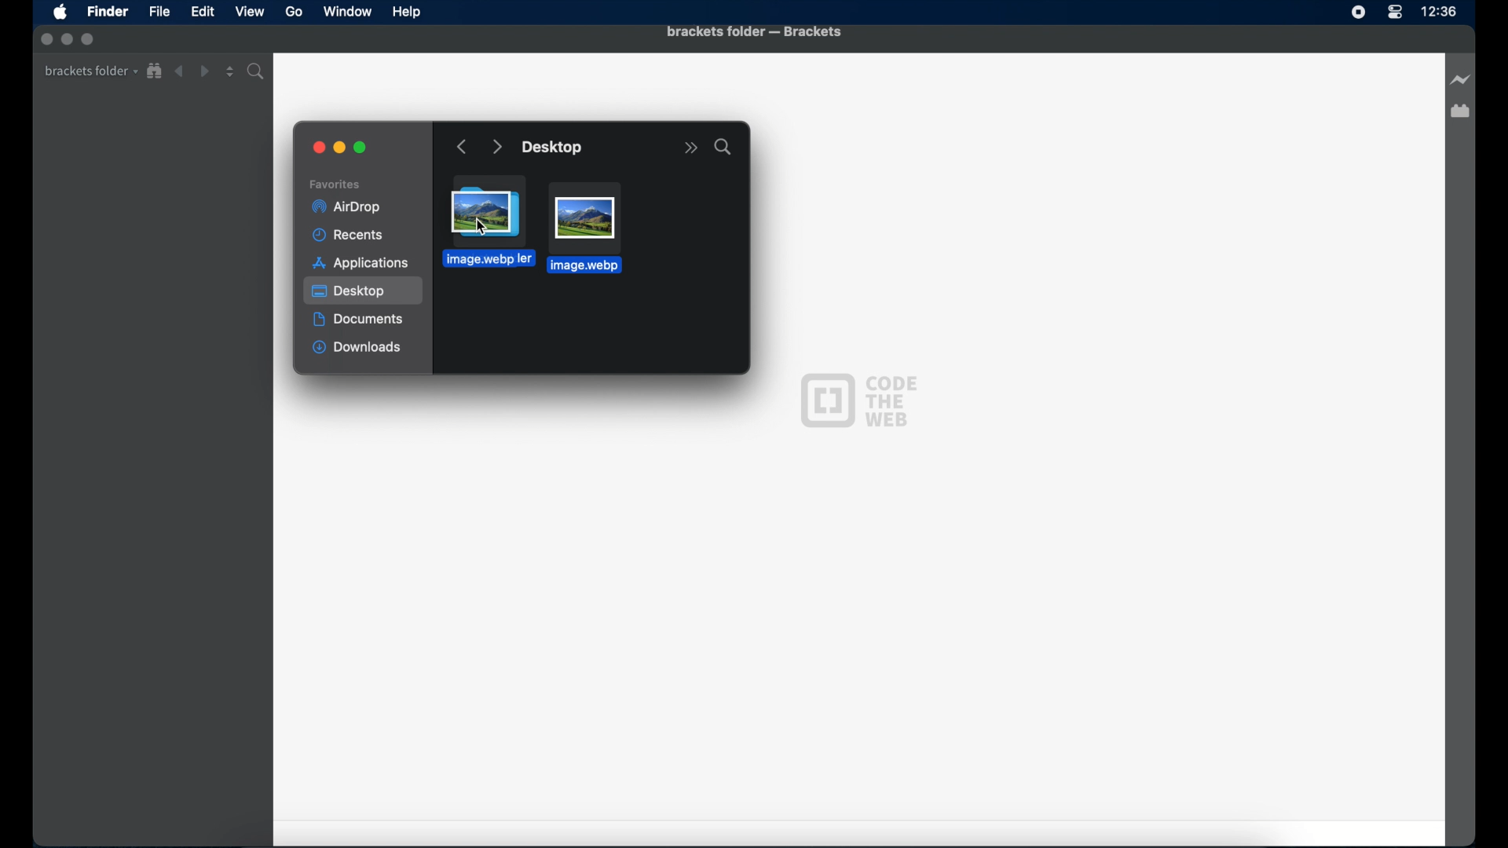 Image resolution: width=1508 pixels, height=848 pixels. I want to click on show in file tree, so click(155, 71).